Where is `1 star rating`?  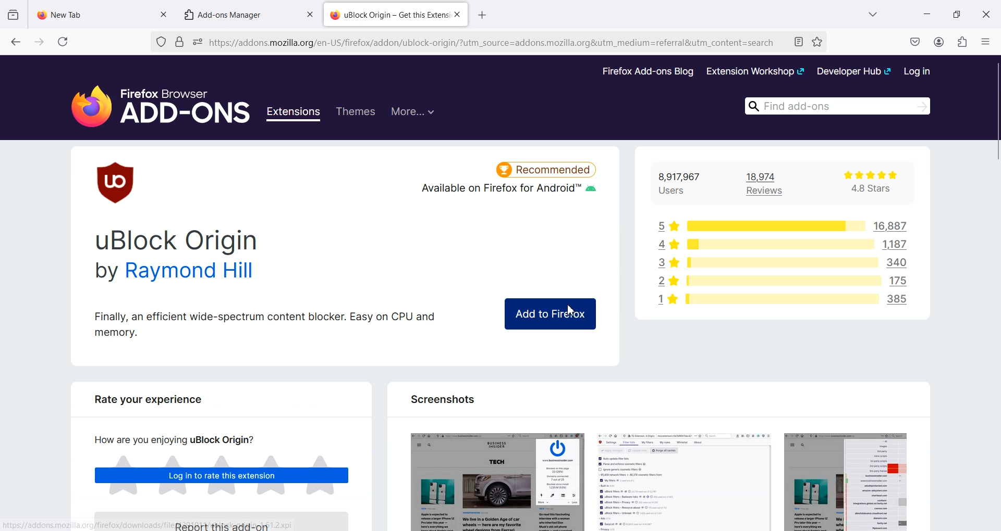
1 star rating is located at coordinates (664, 301).